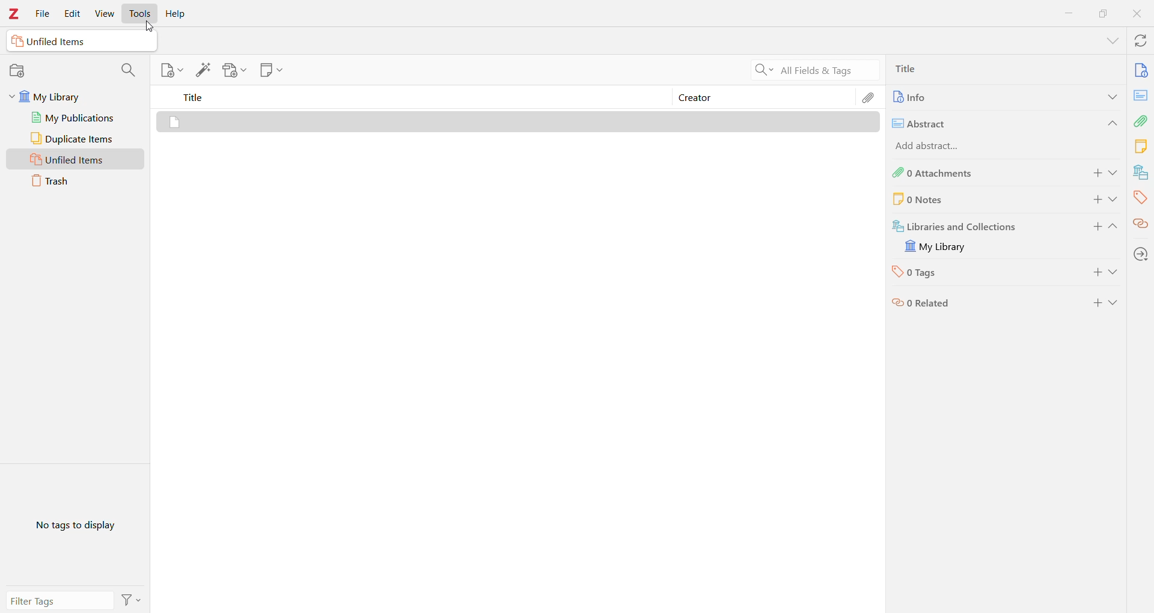  What do you see at coordinates (1068, 11) in the screenshot?
I see `Minimize` at bounding box center [1068, 11].